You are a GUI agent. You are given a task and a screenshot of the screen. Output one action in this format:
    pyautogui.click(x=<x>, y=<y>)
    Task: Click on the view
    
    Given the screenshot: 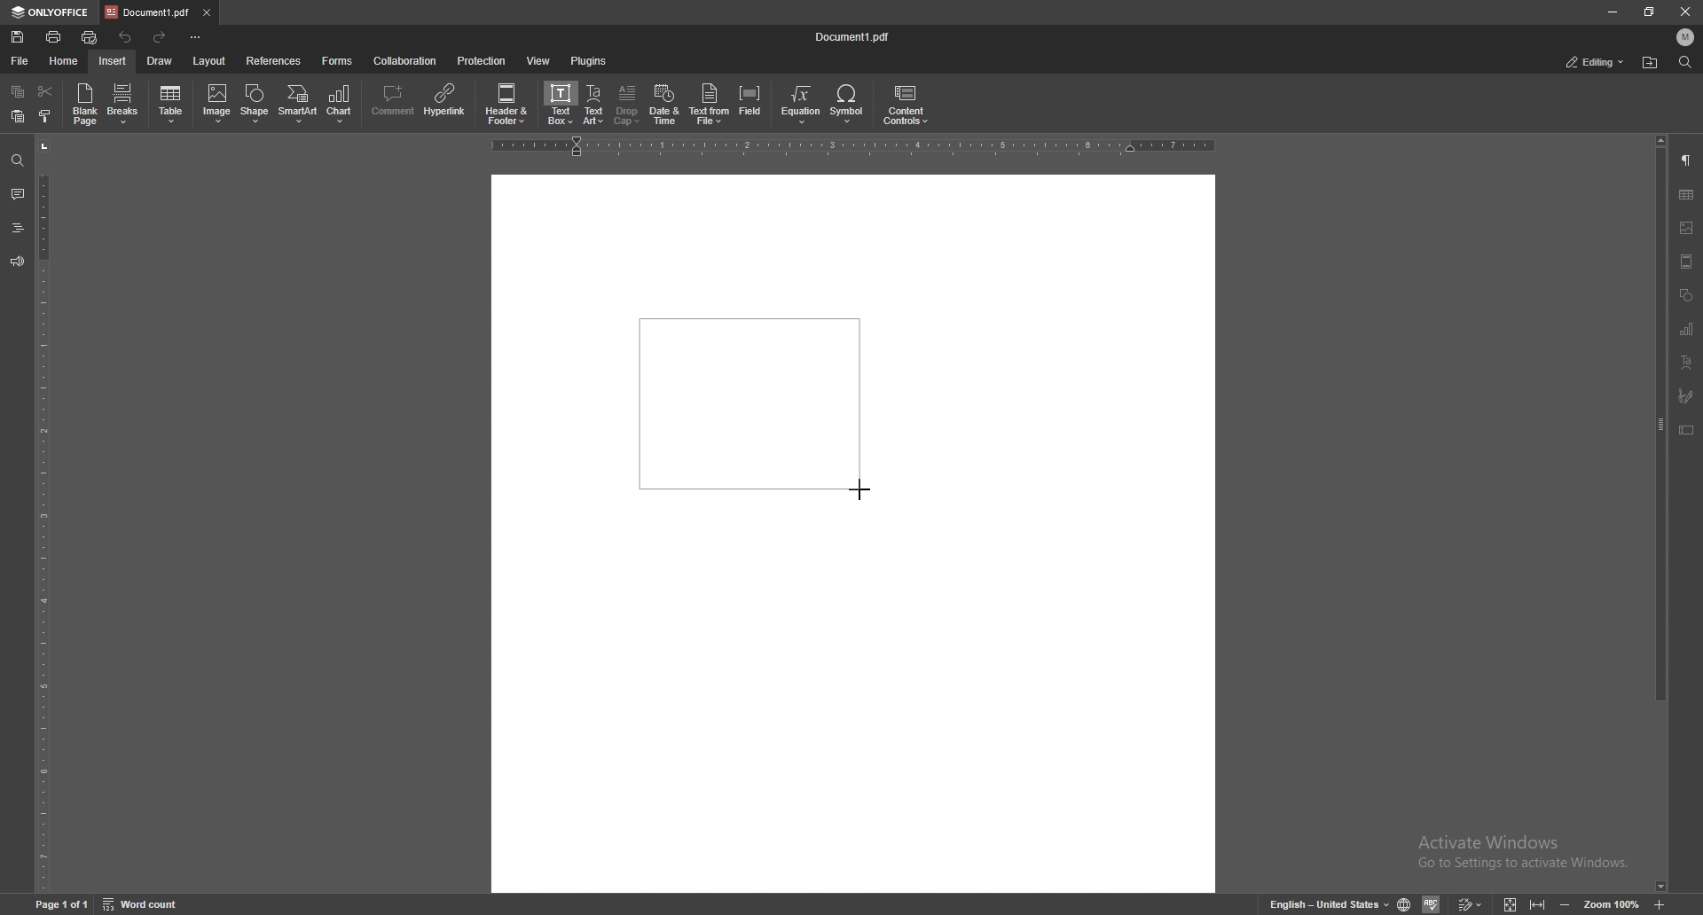 What is the action you would take?
    pyautogui.click(x=539, y=60)
    